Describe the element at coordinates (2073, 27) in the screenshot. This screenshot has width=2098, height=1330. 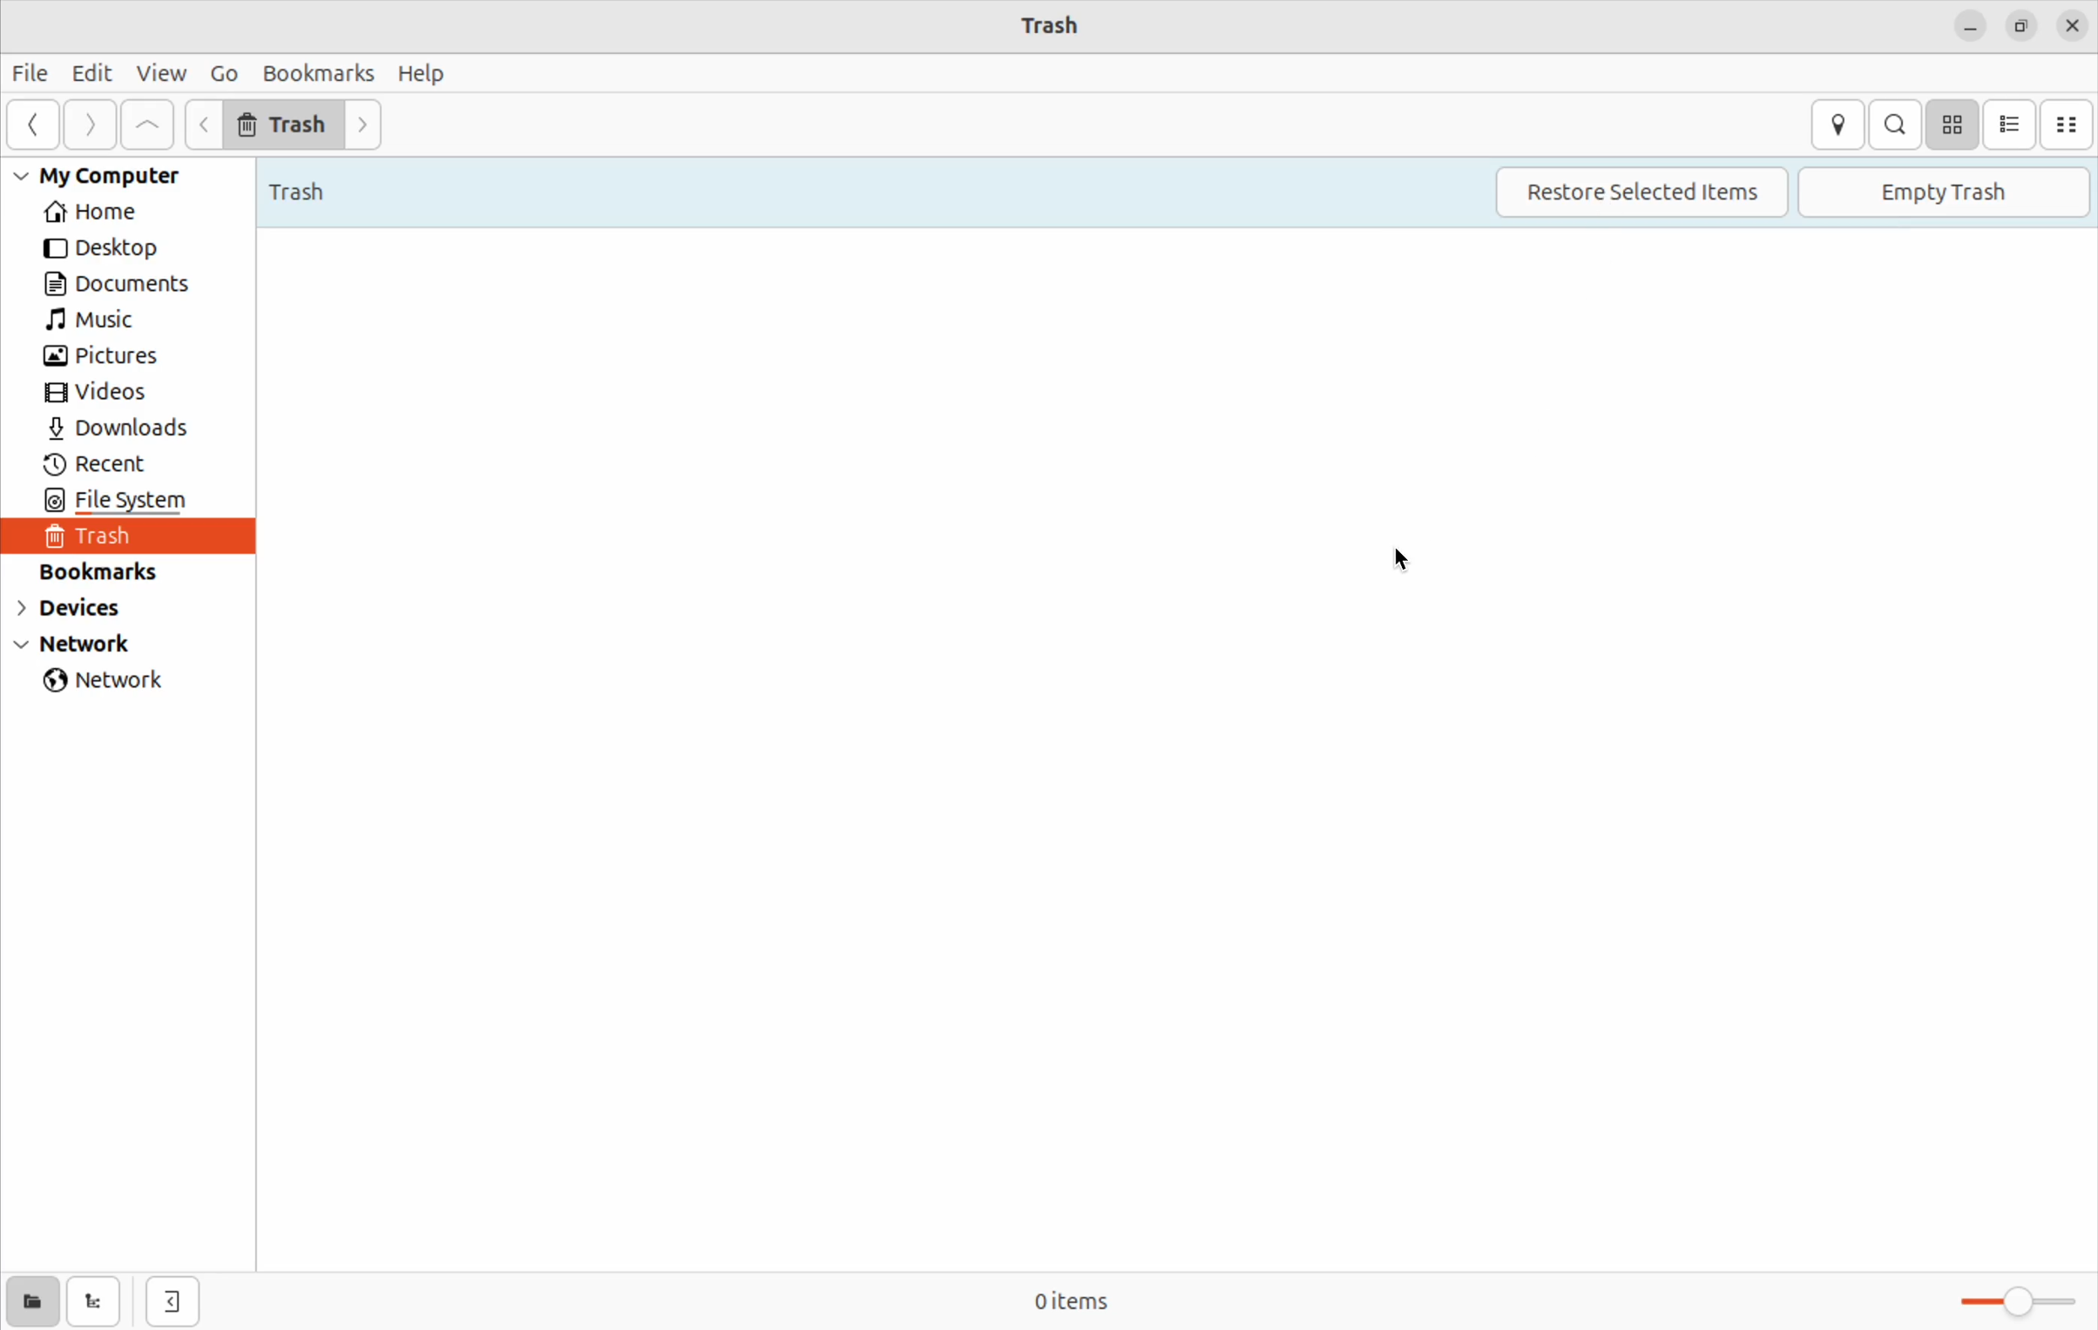
I see `close` at that location.